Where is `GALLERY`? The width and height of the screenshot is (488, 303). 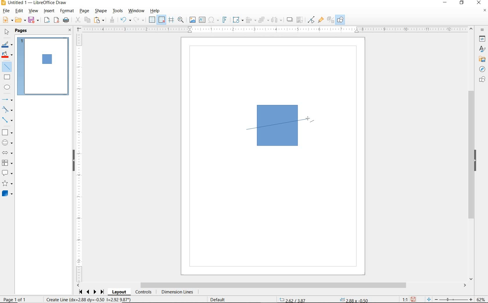
GALLERY is located at coordinates (481, 59).